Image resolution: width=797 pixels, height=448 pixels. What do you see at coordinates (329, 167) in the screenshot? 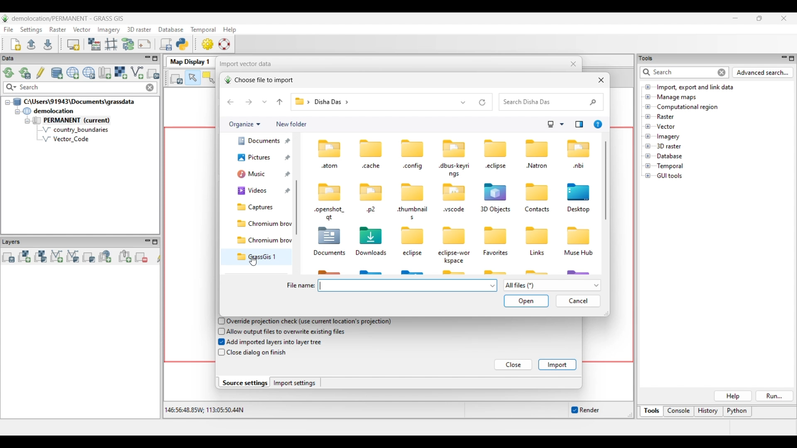
I see `atom` at bounding box center [329, 167].